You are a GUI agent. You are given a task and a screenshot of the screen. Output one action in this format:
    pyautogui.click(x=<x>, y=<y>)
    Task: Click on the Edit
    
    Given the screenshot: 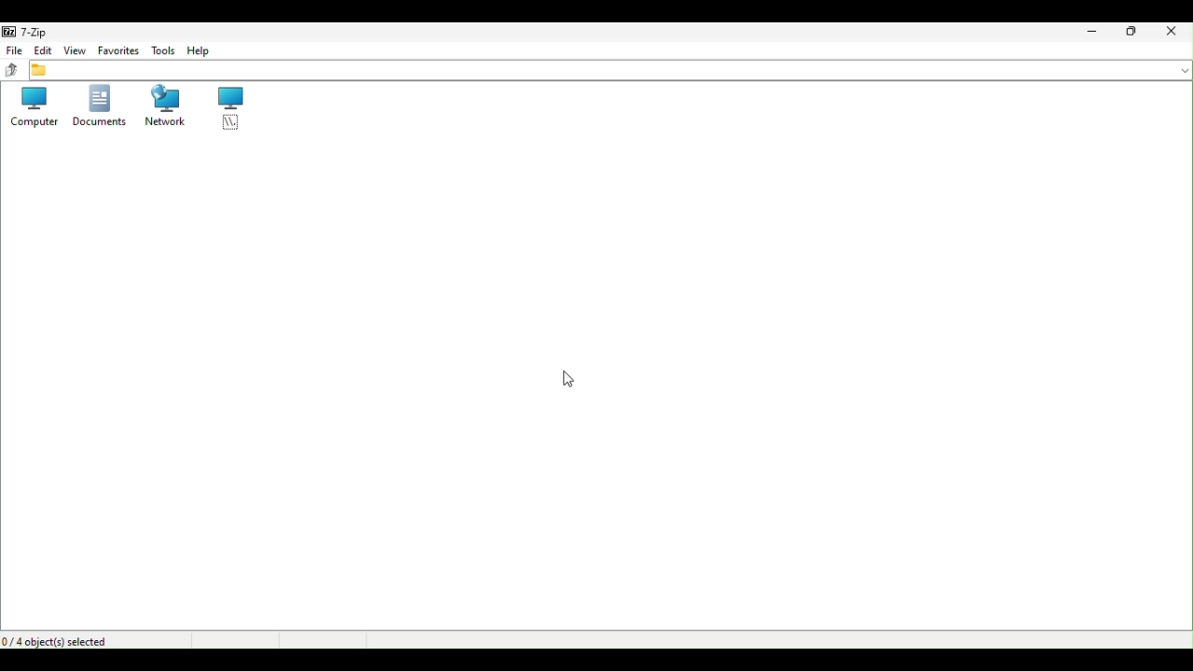 What is the action you would take?
    pyautogui.click(x=44, y=48)
    